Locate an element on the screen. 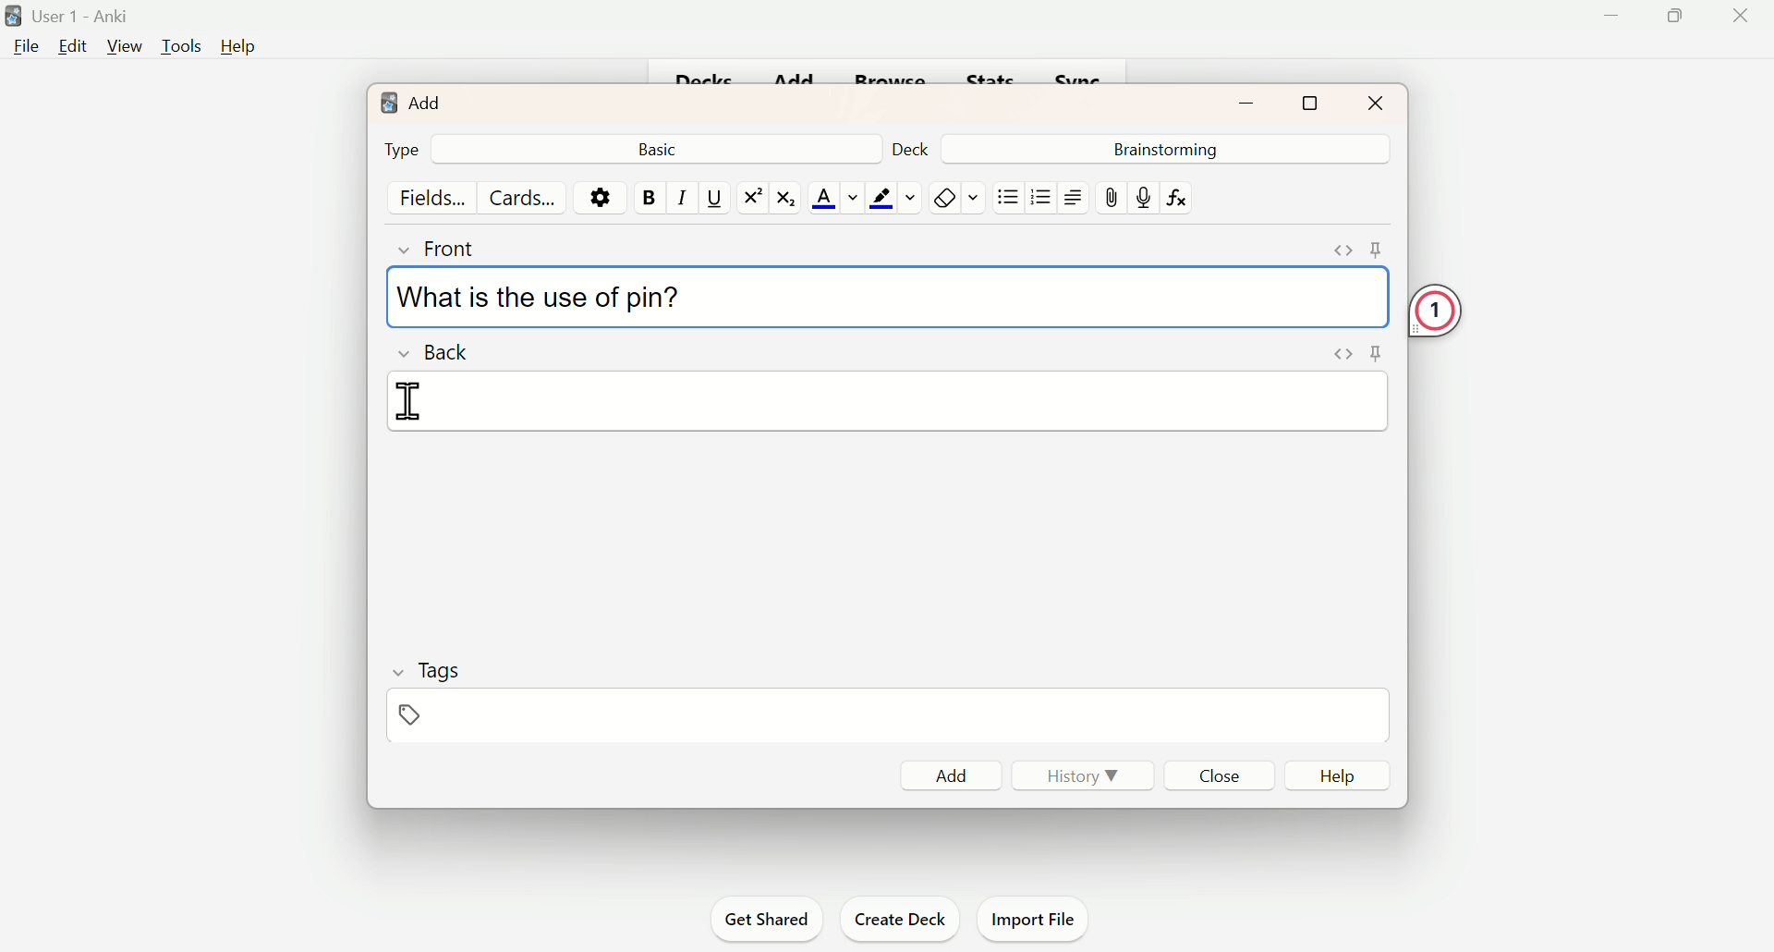   is located at coordinates (28, 45).